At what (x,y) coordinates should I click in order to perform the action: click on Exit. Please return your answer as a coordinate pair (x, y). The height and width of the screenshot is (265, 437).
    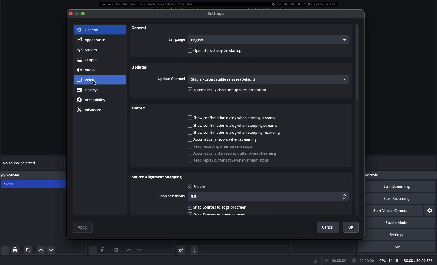
    Looking at the image, I should click on (401, 247).